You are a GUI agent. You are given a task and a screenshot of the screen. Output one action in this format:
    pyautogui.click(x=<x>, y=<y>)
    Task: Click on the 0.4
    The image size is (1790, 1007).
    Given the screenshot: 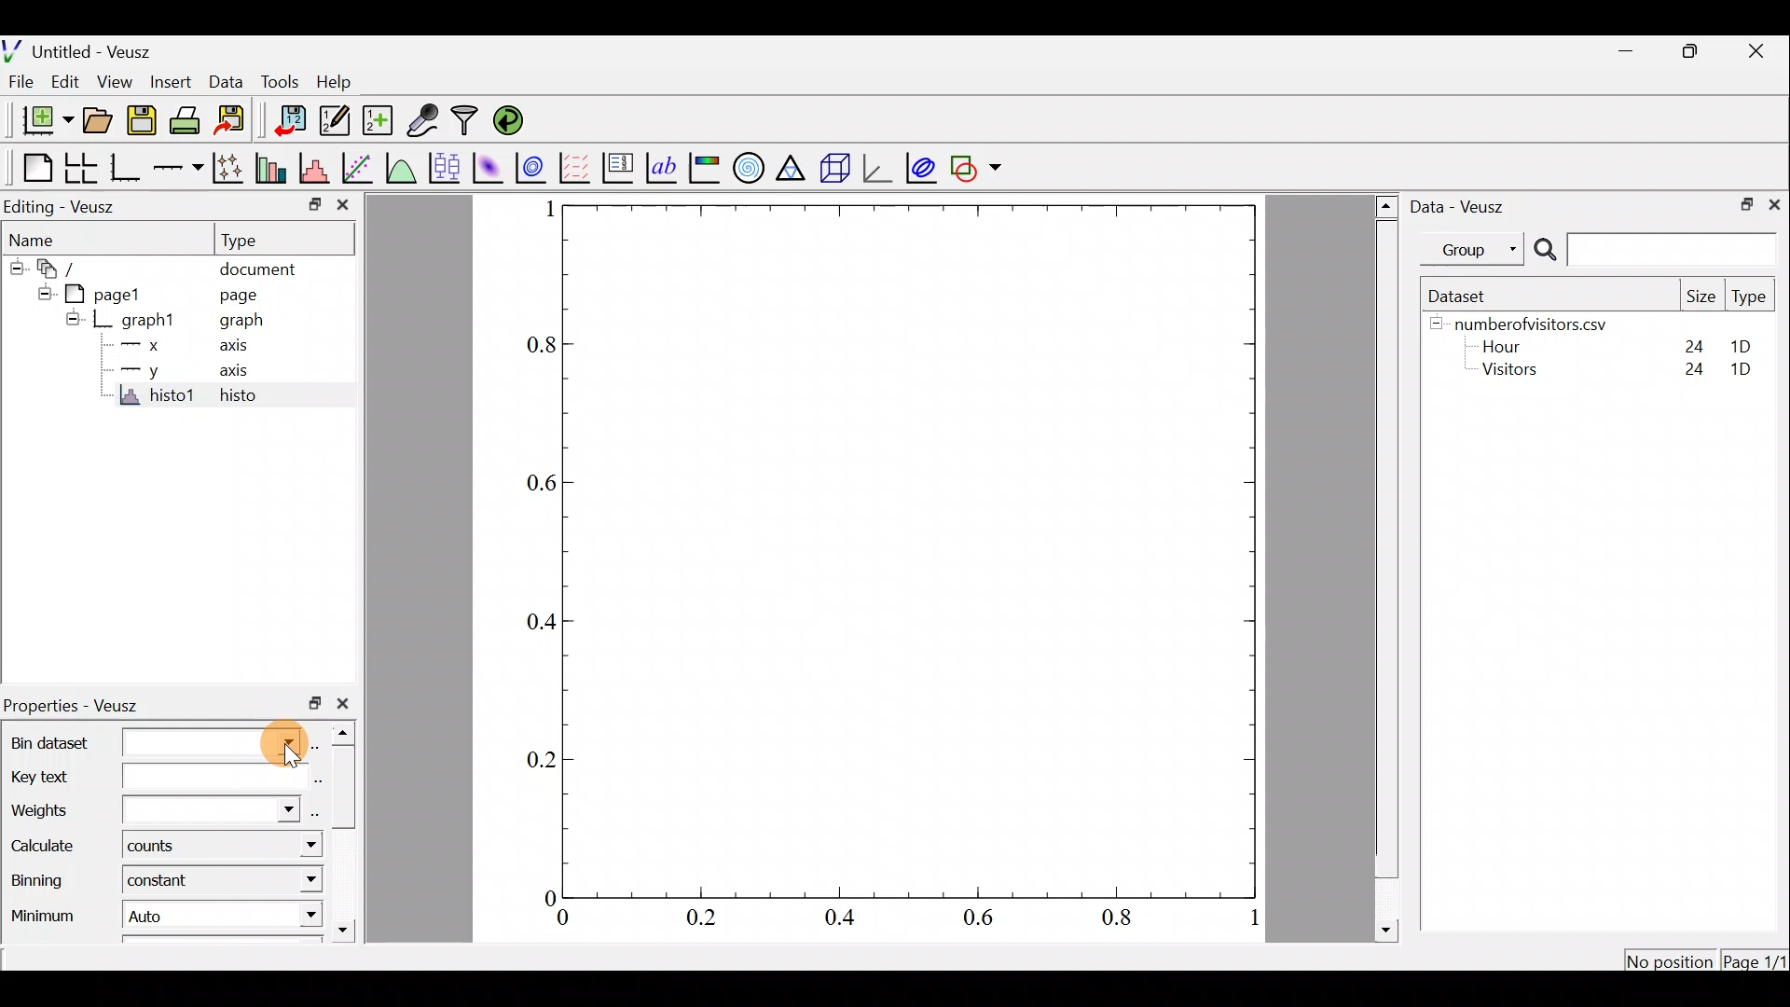 What is the action you would take?
    pyautogui.click(x=847, y=918)
    